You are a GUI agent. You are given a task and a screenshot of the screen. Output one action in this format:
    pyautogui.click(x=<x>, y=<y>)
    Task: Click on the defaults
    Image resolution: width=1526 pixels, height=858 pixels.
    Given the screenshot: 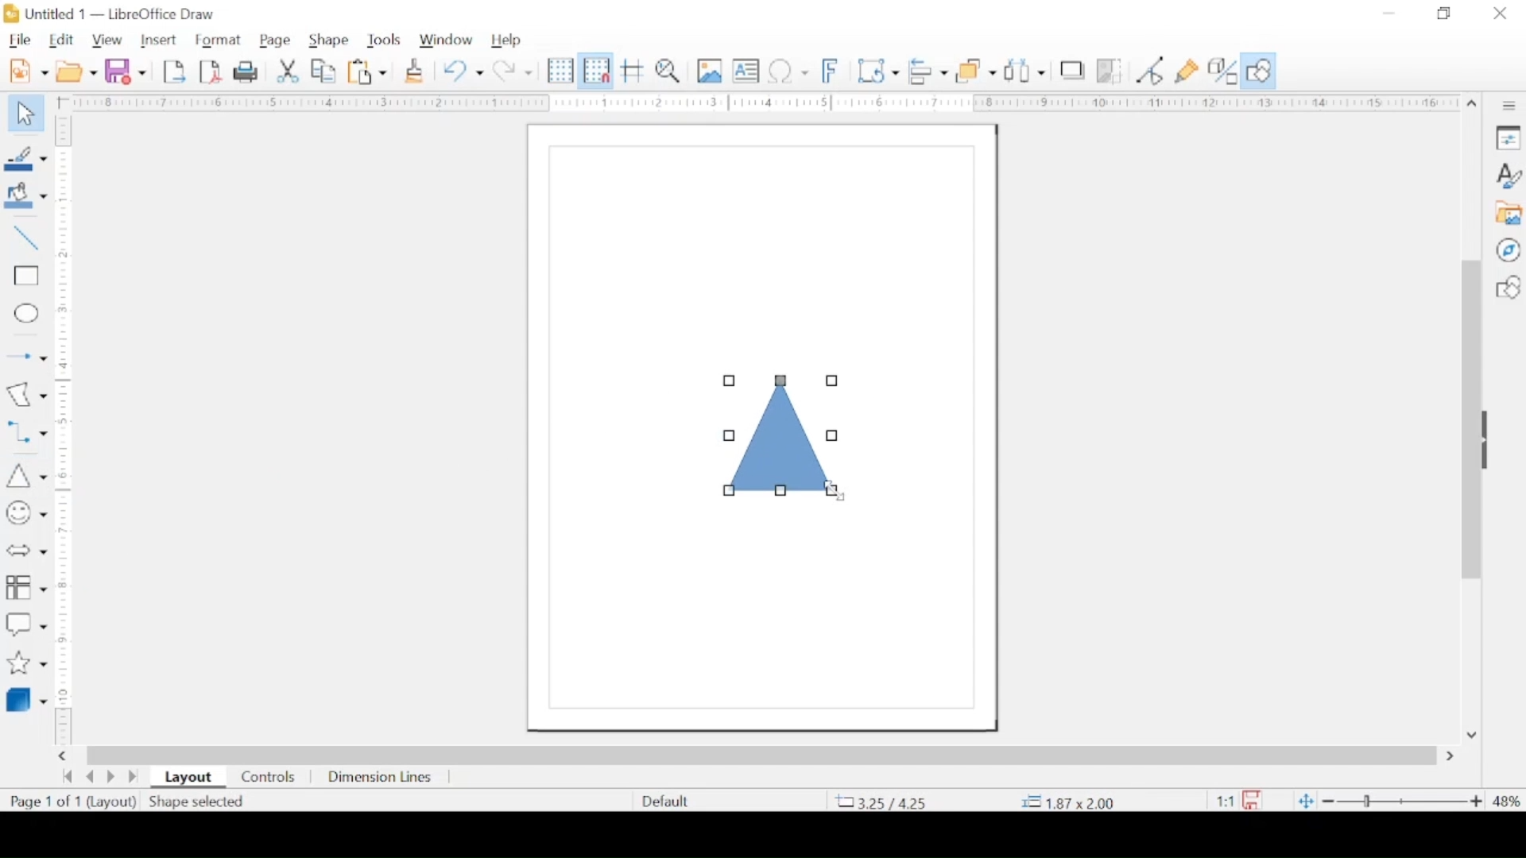 What is the action you would take?
    pyautogui.click(x=664, y=799)
    